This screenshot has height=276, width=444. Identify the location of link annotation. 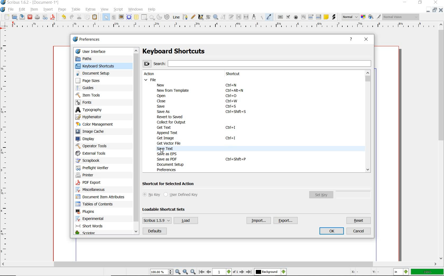
(334, 17).